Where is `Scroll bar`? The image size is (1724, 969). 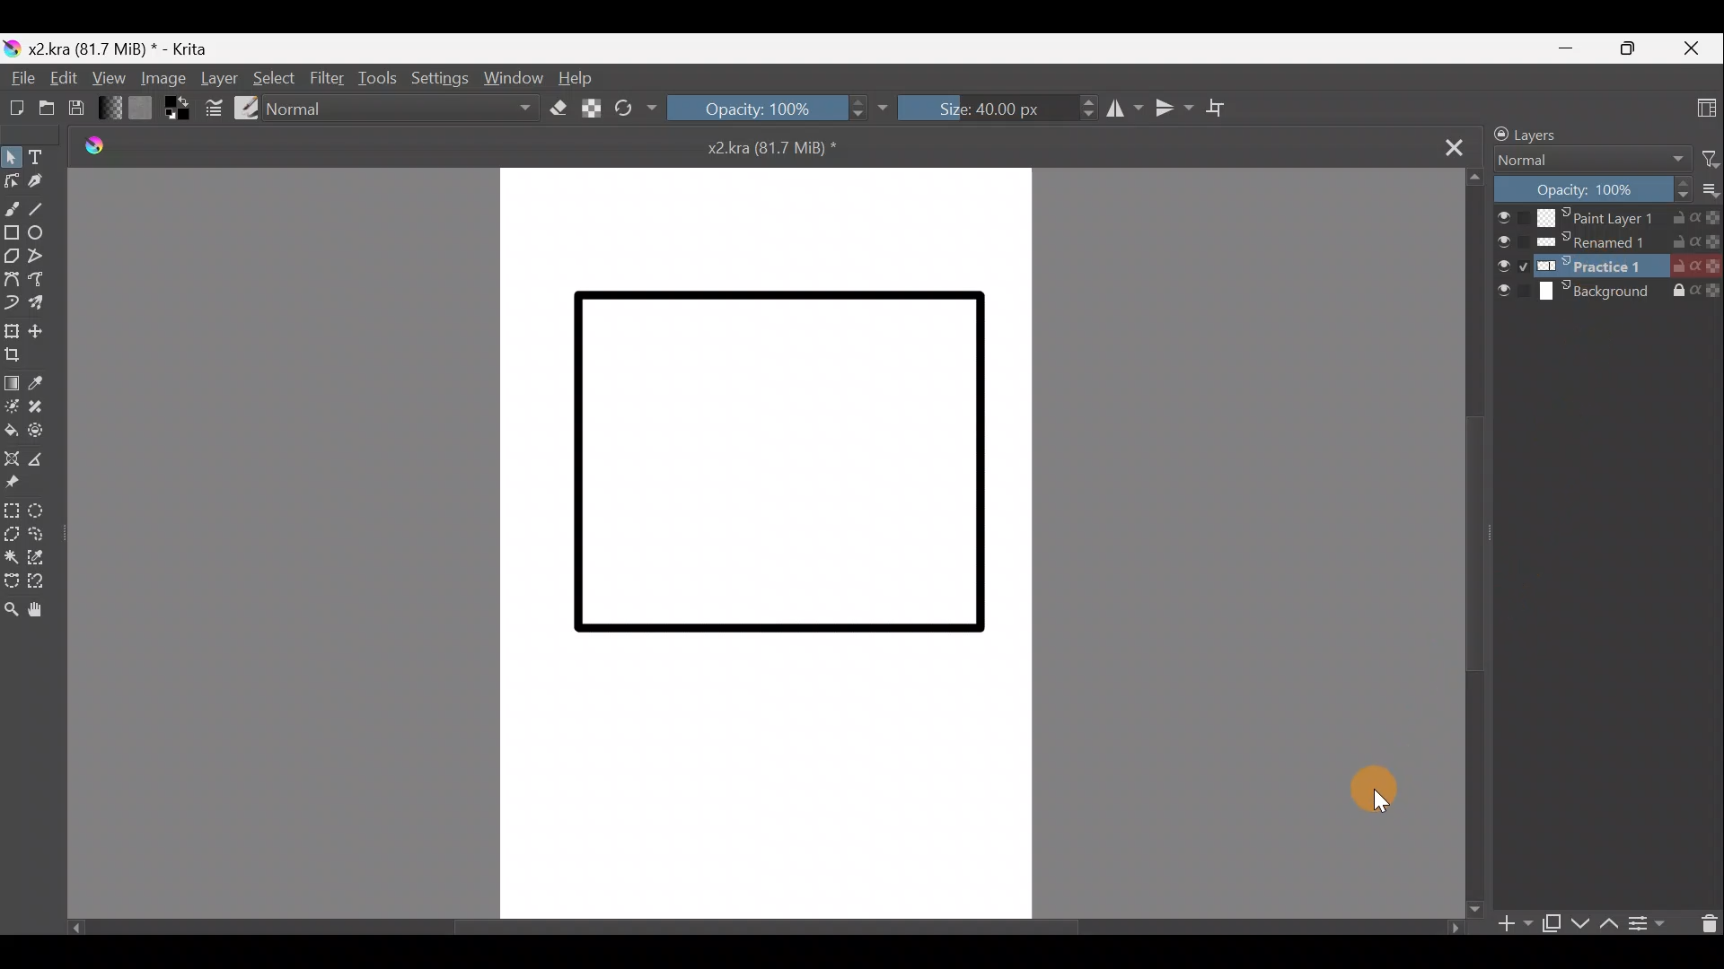
Scroll bar is located at coordinates (1467, 540).